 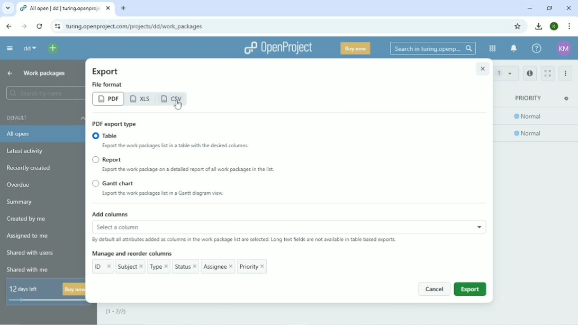 I want to click on New tab, so click(x=123, y=8).